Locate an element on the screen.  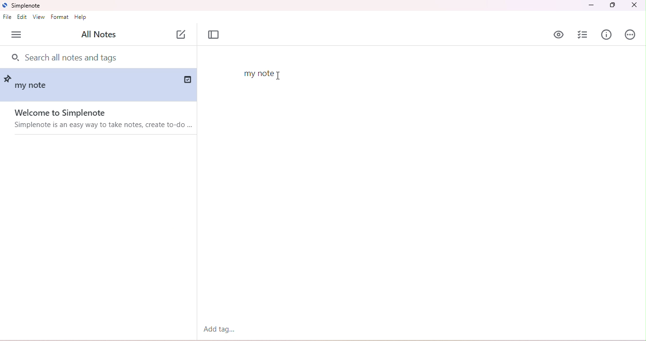
maximize is located at coordinates (613, 5).